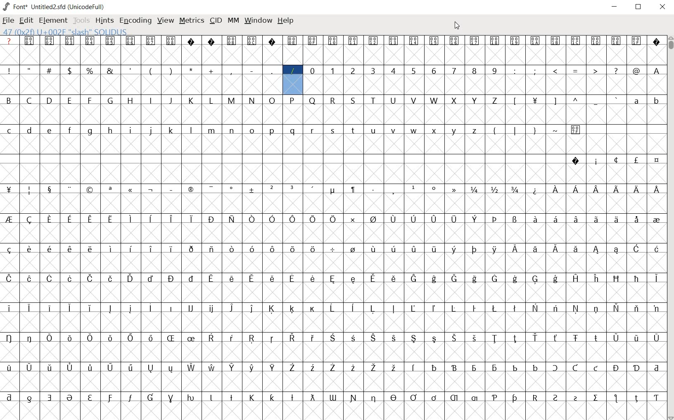  Describe the element at coordinates (131, 101) in the screenshot. I see `glyph` at that location.